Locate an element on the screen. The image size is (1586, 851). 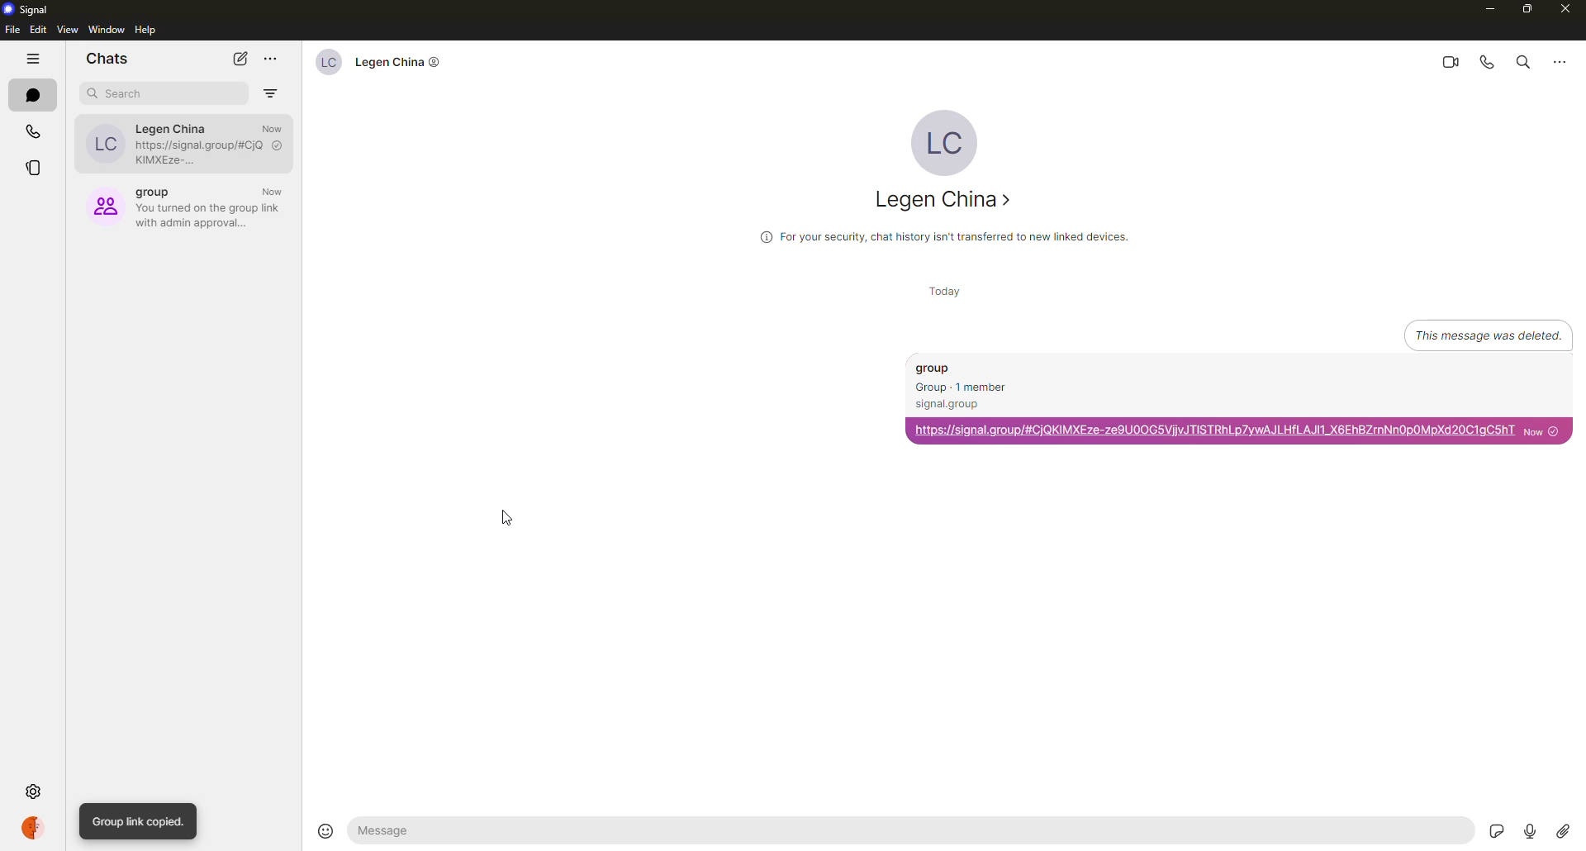
voice call is located at coordinates (1485, 62).